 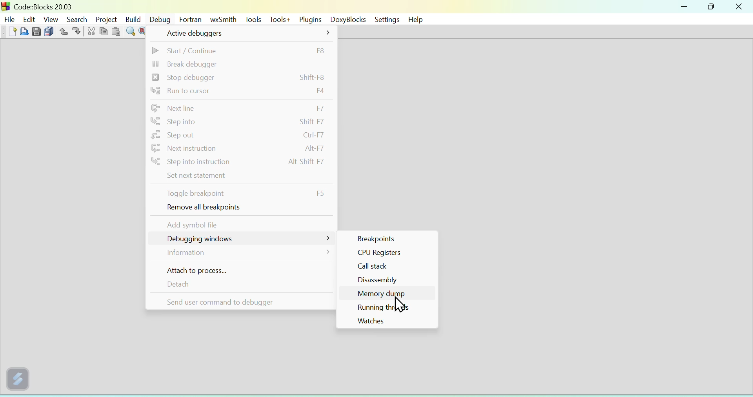 What do you see at coordinates (190, 18) in the screenshot?
I see `Fortran` at bounding box center [190, 18].